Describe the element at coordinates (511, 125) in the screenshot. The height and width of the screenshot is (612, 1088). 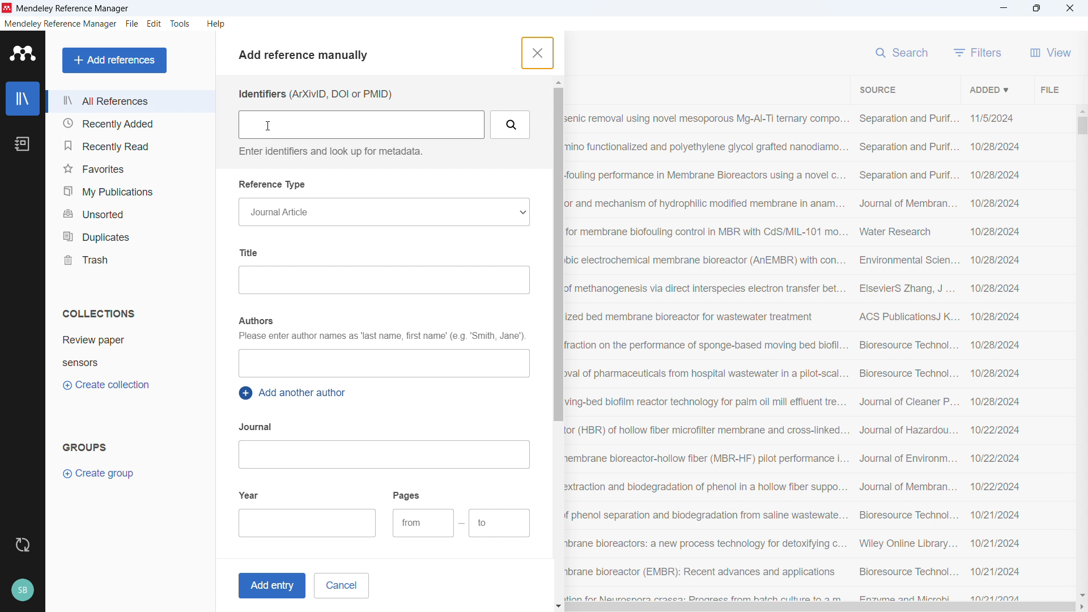
I see `Search by Identifiers ` at that location.